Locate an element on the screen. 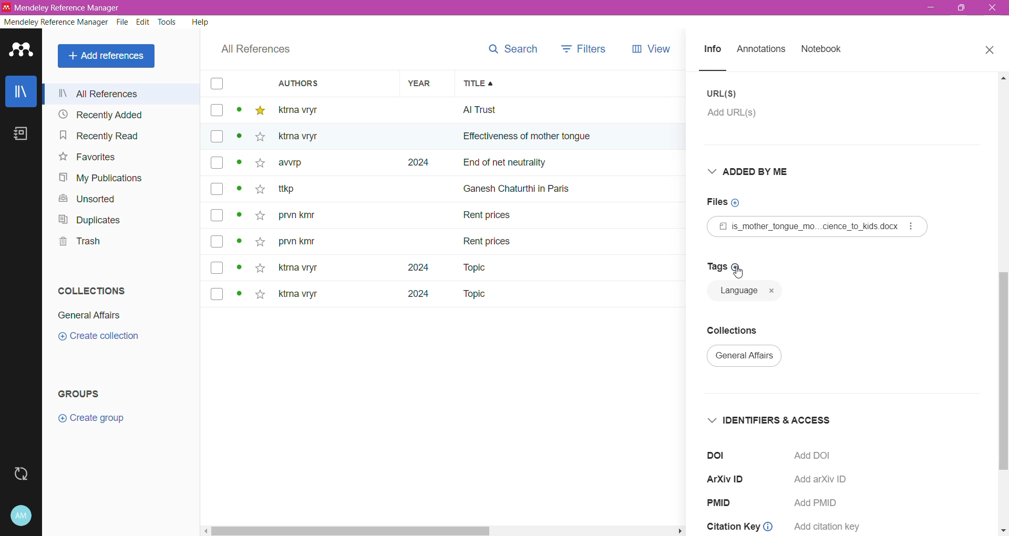  Horizontal Scroll Bar is located at coordinates (441, 532).